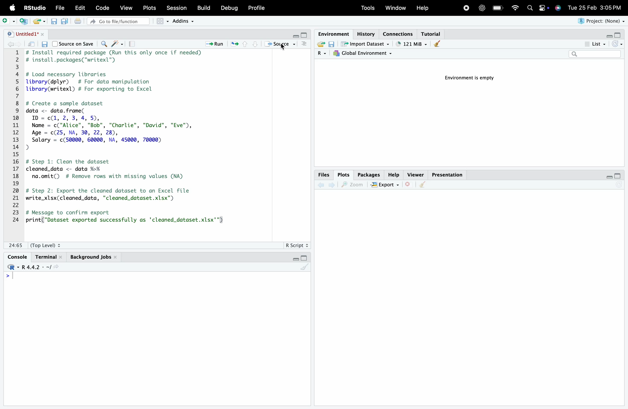  I want to click on Go to file/function, so click(119, 22).